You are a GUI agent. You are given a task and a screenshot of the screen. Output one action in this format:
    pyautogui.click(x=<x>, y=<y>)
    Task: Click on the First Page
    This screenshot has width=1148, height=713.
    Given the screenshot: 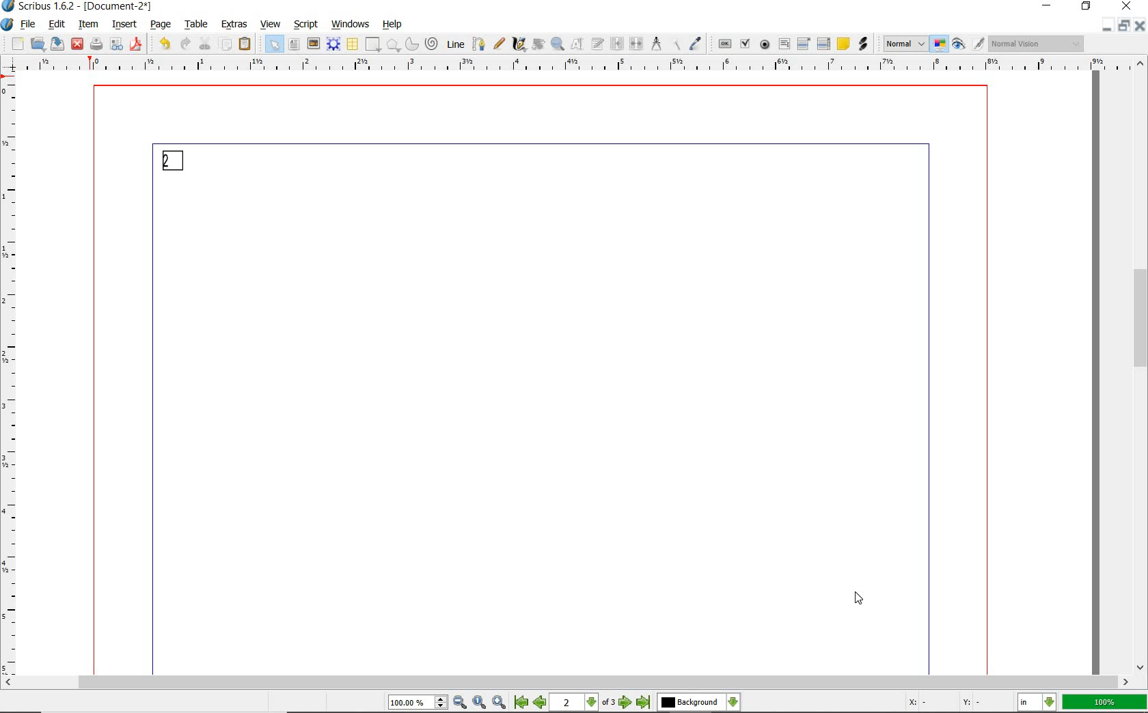 What is the action you would take?
    pyautogui.click(x=521, y=703)
    